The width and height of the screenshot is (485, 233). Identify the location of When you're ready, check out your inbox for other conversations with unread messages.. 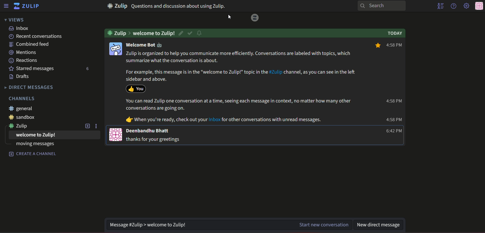
(238, 105).